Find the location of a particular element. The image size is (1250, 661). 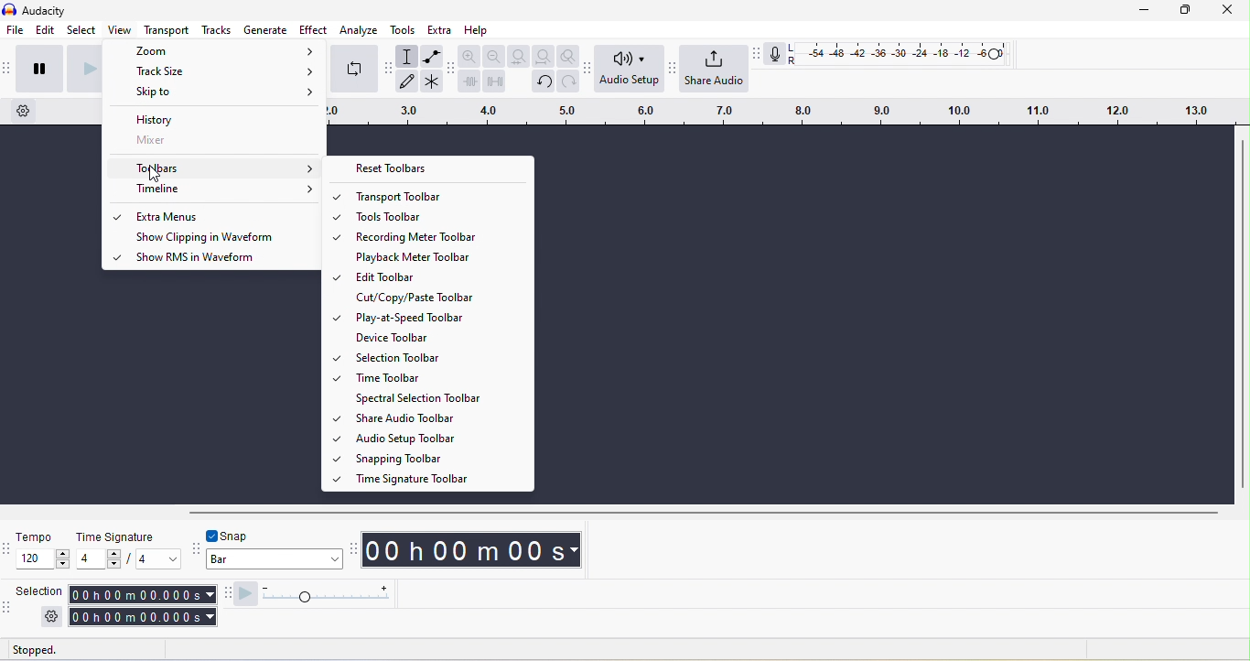

Share audio toolbar is located at coordinates (437, 417).